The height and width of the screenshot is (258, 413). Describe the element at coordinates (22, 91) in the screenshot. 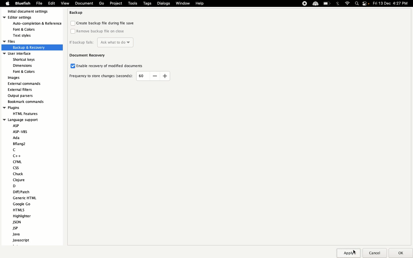

I see `External filters` at that location.